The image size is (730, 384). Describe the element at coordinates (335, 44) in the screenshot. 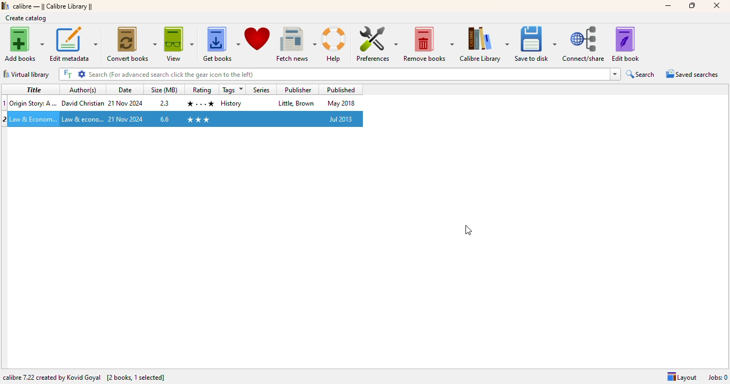

I see `help` at that location.